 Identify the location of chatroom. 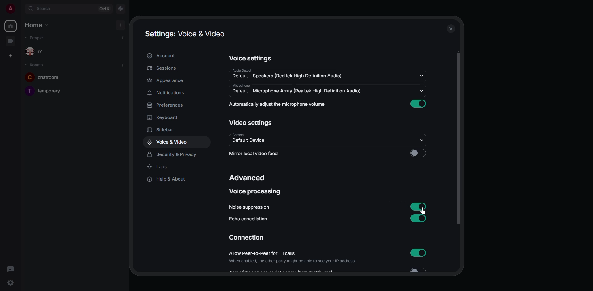
(48, 77).